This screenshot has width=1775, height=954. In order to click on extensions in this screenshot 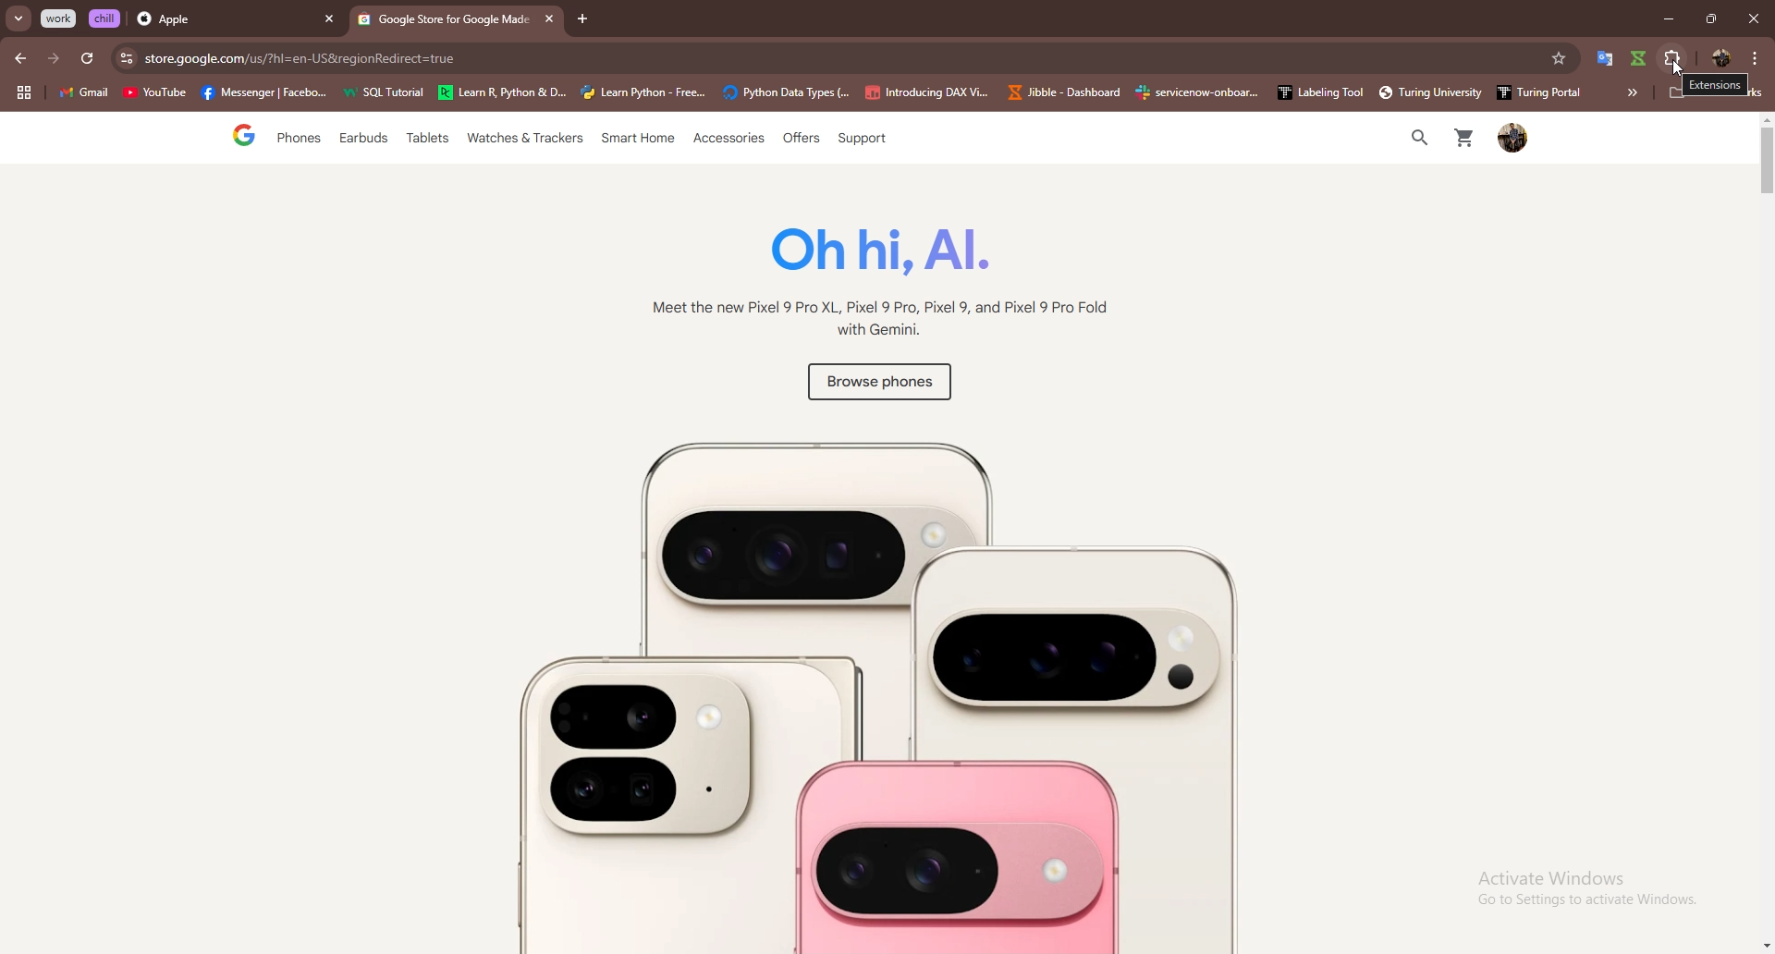, I will do `click(1716, 84)`.